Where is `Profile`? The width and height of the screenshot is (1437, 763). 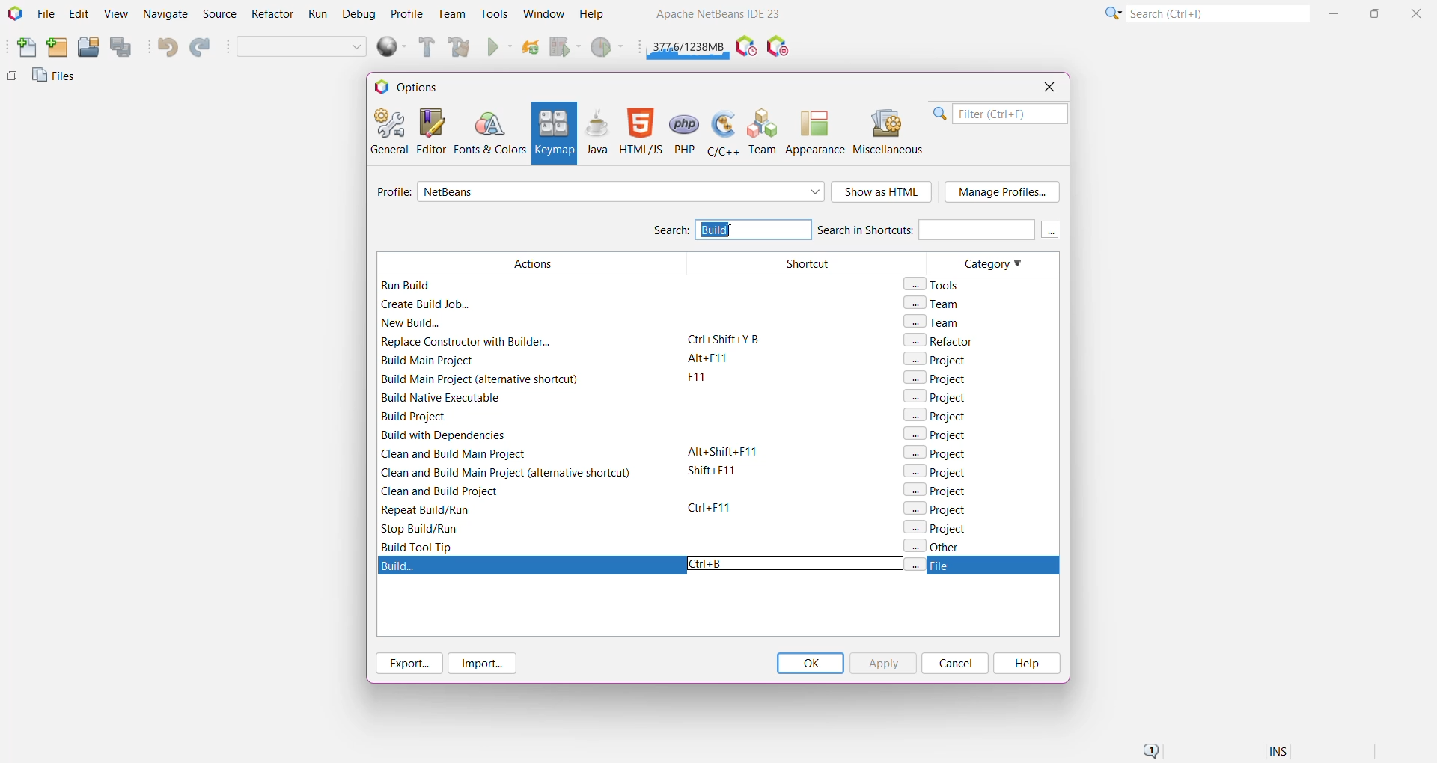
Profile is located at coordinates (391, 194).